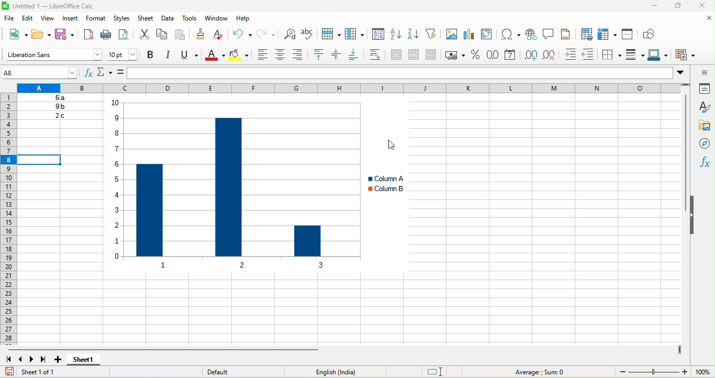 The image size is (715, 378). I want to click on column b, so click(386, 190).